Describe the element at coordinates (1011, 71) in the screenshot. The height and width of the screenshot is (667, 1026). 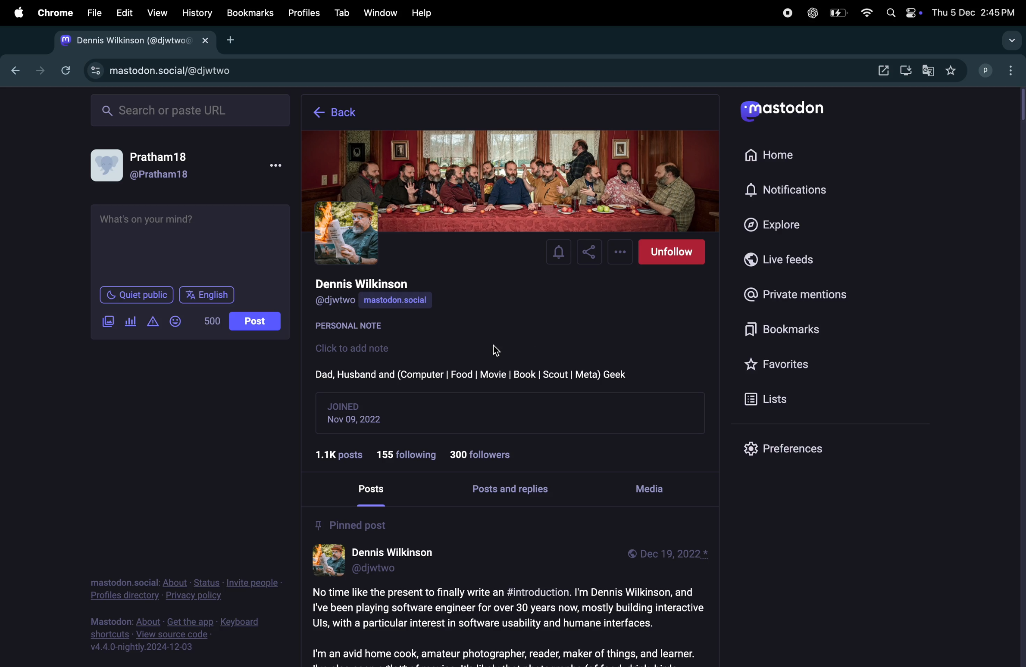
I see `option` at that location.